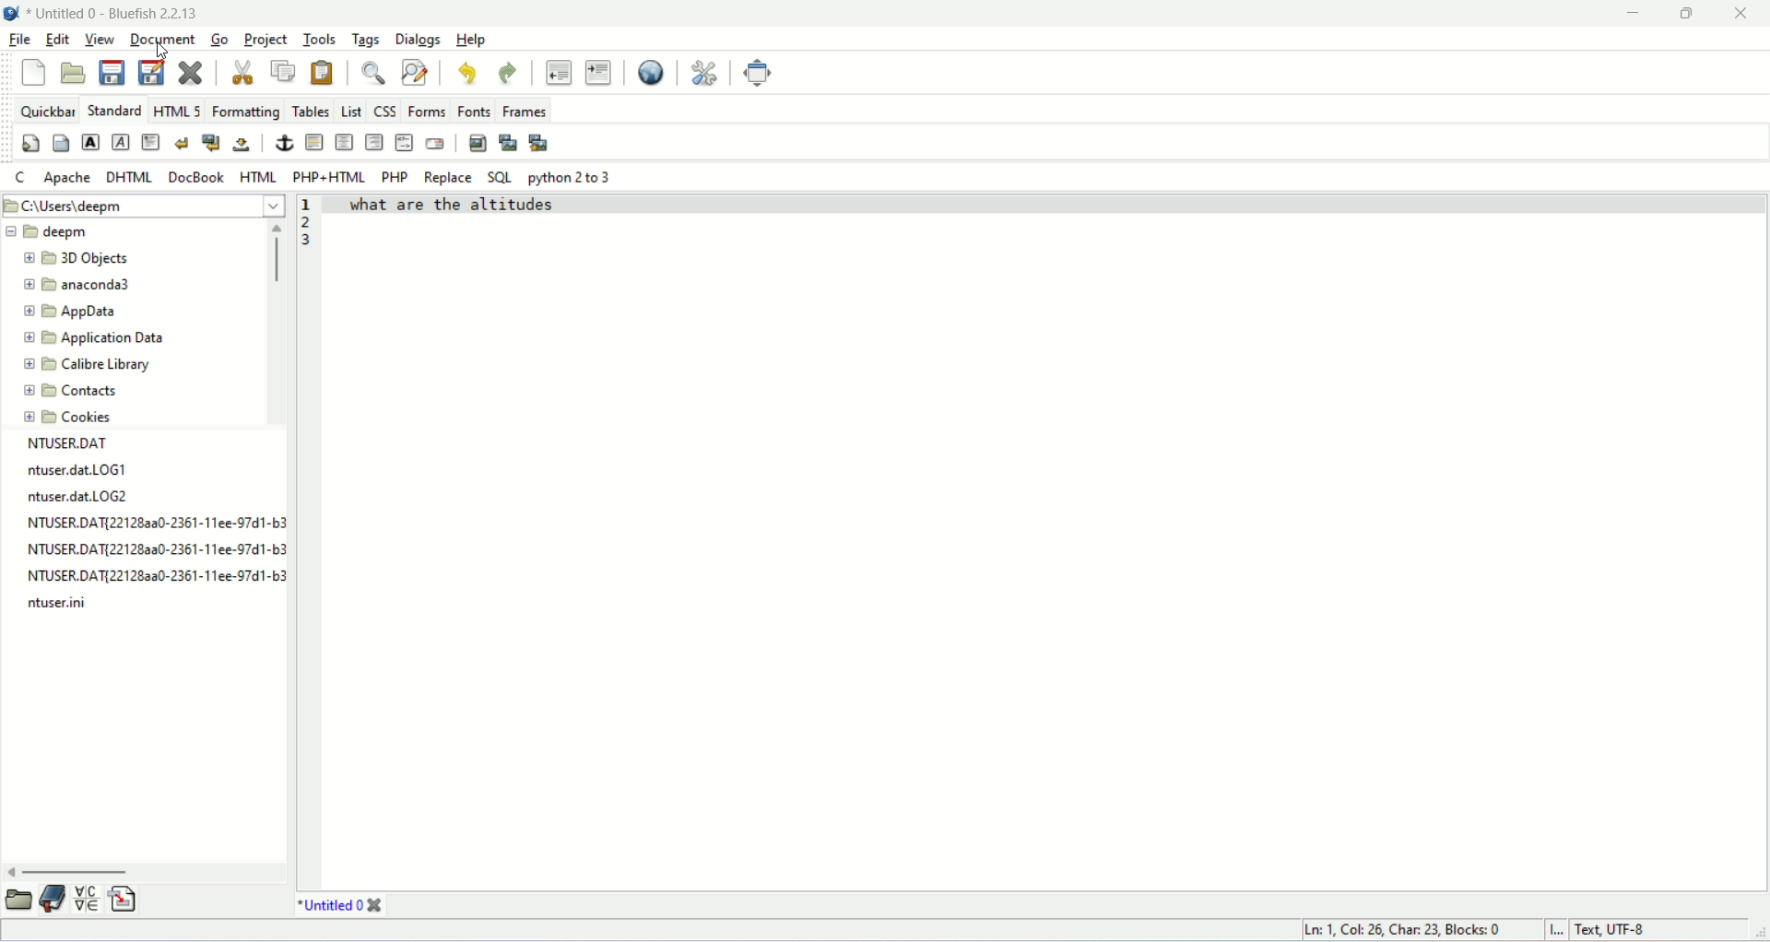  What do you see at coordinates (65, 178) in the screenshot?
I see `Apache` at bounding box center [65, 178].